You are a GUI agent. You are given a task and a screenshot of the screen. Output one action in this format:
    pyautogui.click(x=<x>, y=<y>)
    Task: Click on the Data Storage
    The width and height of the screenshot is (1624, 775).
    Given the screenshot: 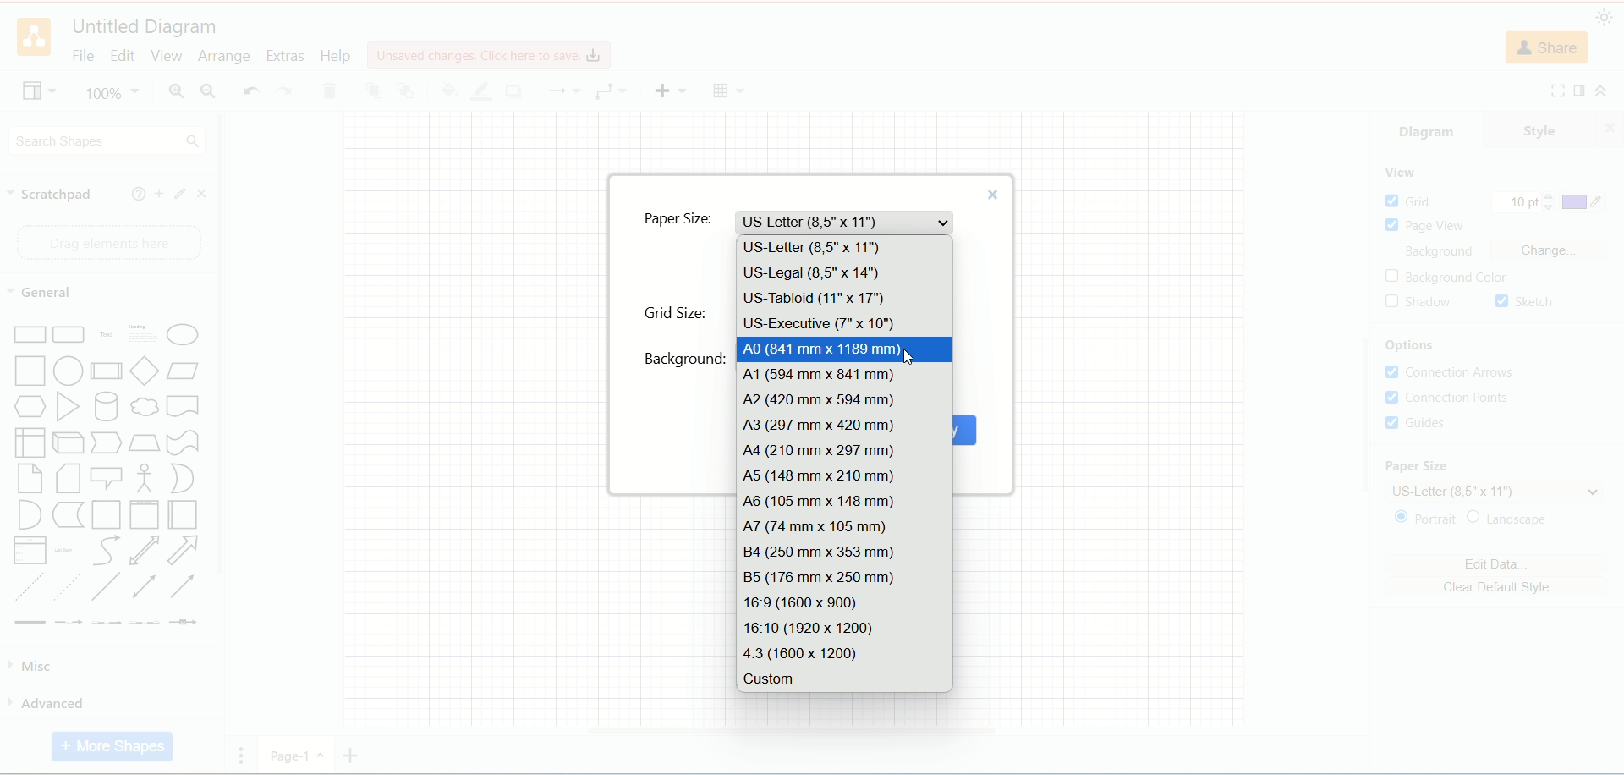 What is the action you would take?
    pyautogui.click(x=68, y=516)
    